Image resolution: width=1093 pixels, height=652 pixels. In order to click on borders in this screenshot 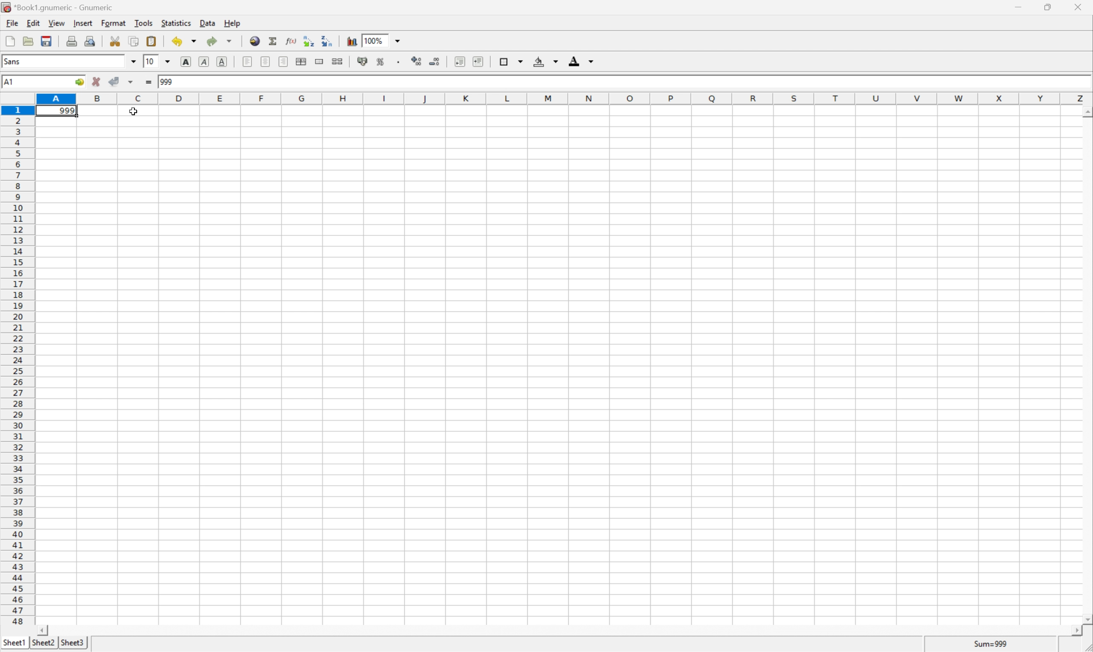, I will do `click(510, 61)`.